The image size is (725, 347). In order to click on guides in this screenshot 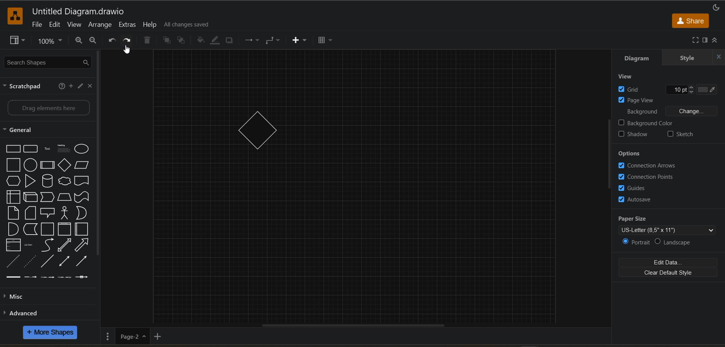, I will do `click(636, 189)`.